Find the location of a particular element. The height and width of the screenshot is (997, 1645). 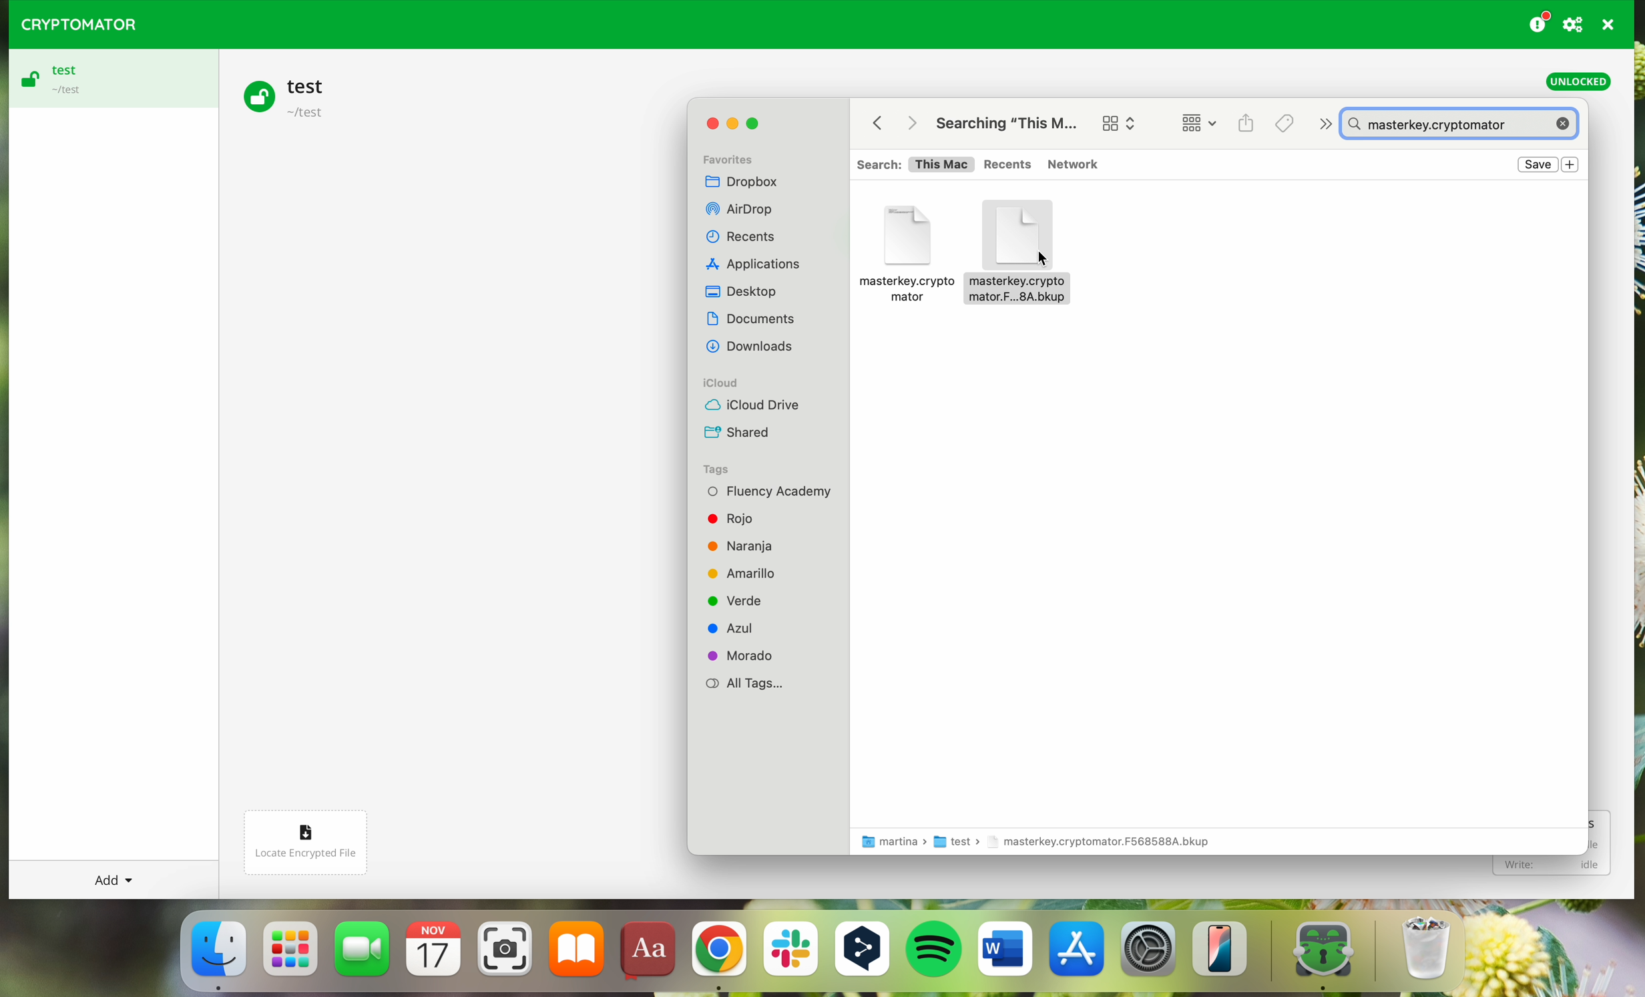

new is located at coordinates (1571, 164).